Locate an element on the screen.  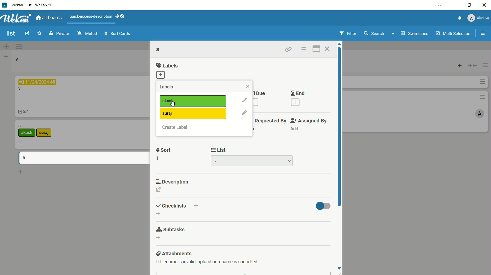
app name is located at coordinates (34, 5).